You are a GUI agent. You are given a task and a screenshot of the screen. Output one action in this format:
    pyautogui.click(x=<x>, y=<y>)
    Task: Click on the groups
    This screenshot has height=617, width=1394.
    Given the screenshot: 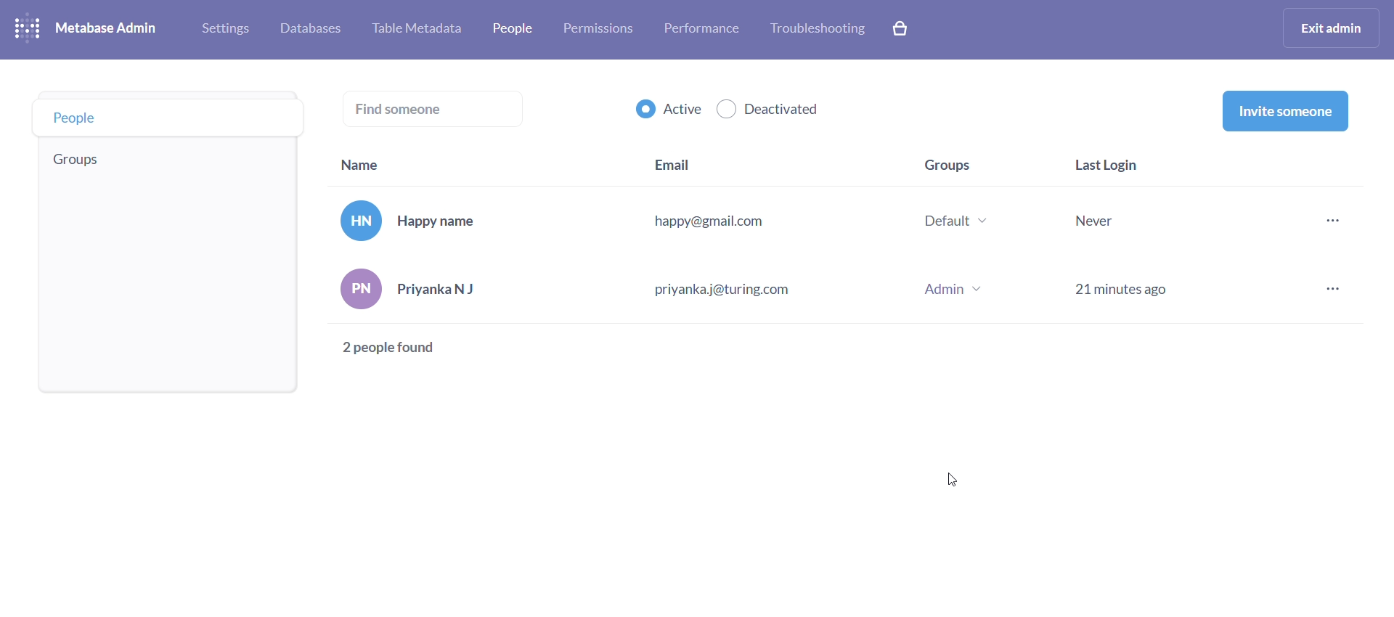 What is the action you would take?
    pyautogui.click(x=946, y=162)
    